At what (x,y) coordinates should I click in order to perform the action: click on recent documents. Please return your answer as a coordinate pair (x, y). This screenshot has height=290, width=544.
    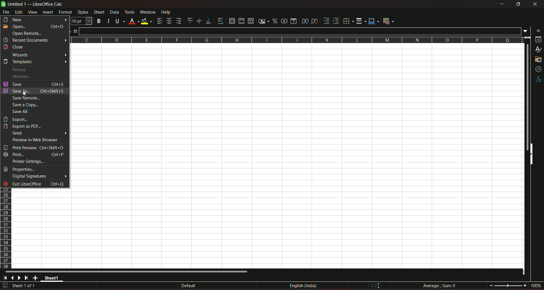
    Looking at the image, I should click on (35, 40).